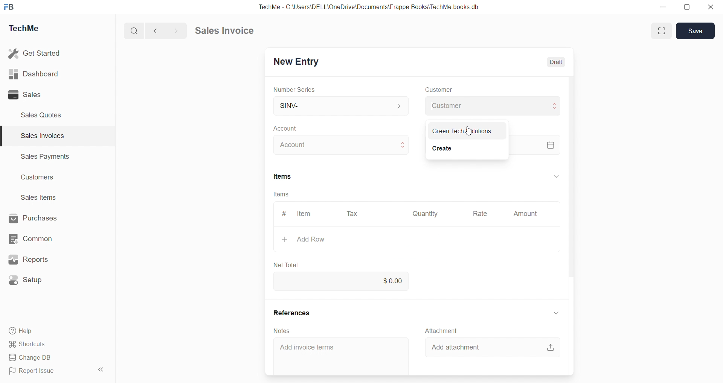  What do you see at coordinates (297, 62) in the screenshot?
I see `New Entry` at bounding box center [297, 62].